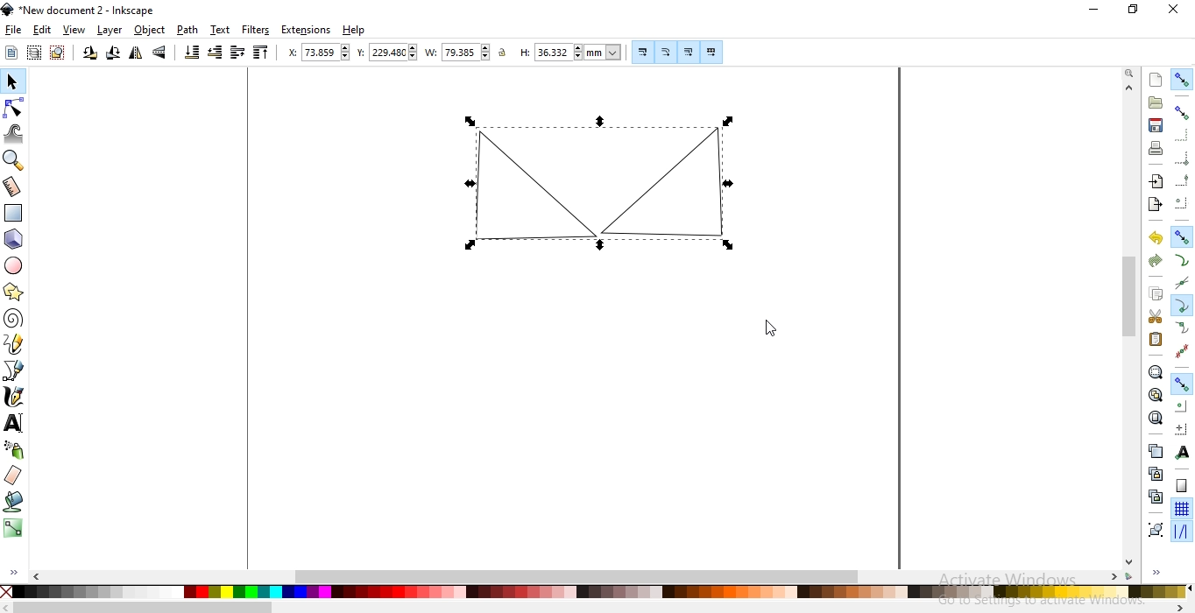  Describe the element at coordinates (1182, 237) in the screenshot. I see `snap nodes, paths and handles` at that location.